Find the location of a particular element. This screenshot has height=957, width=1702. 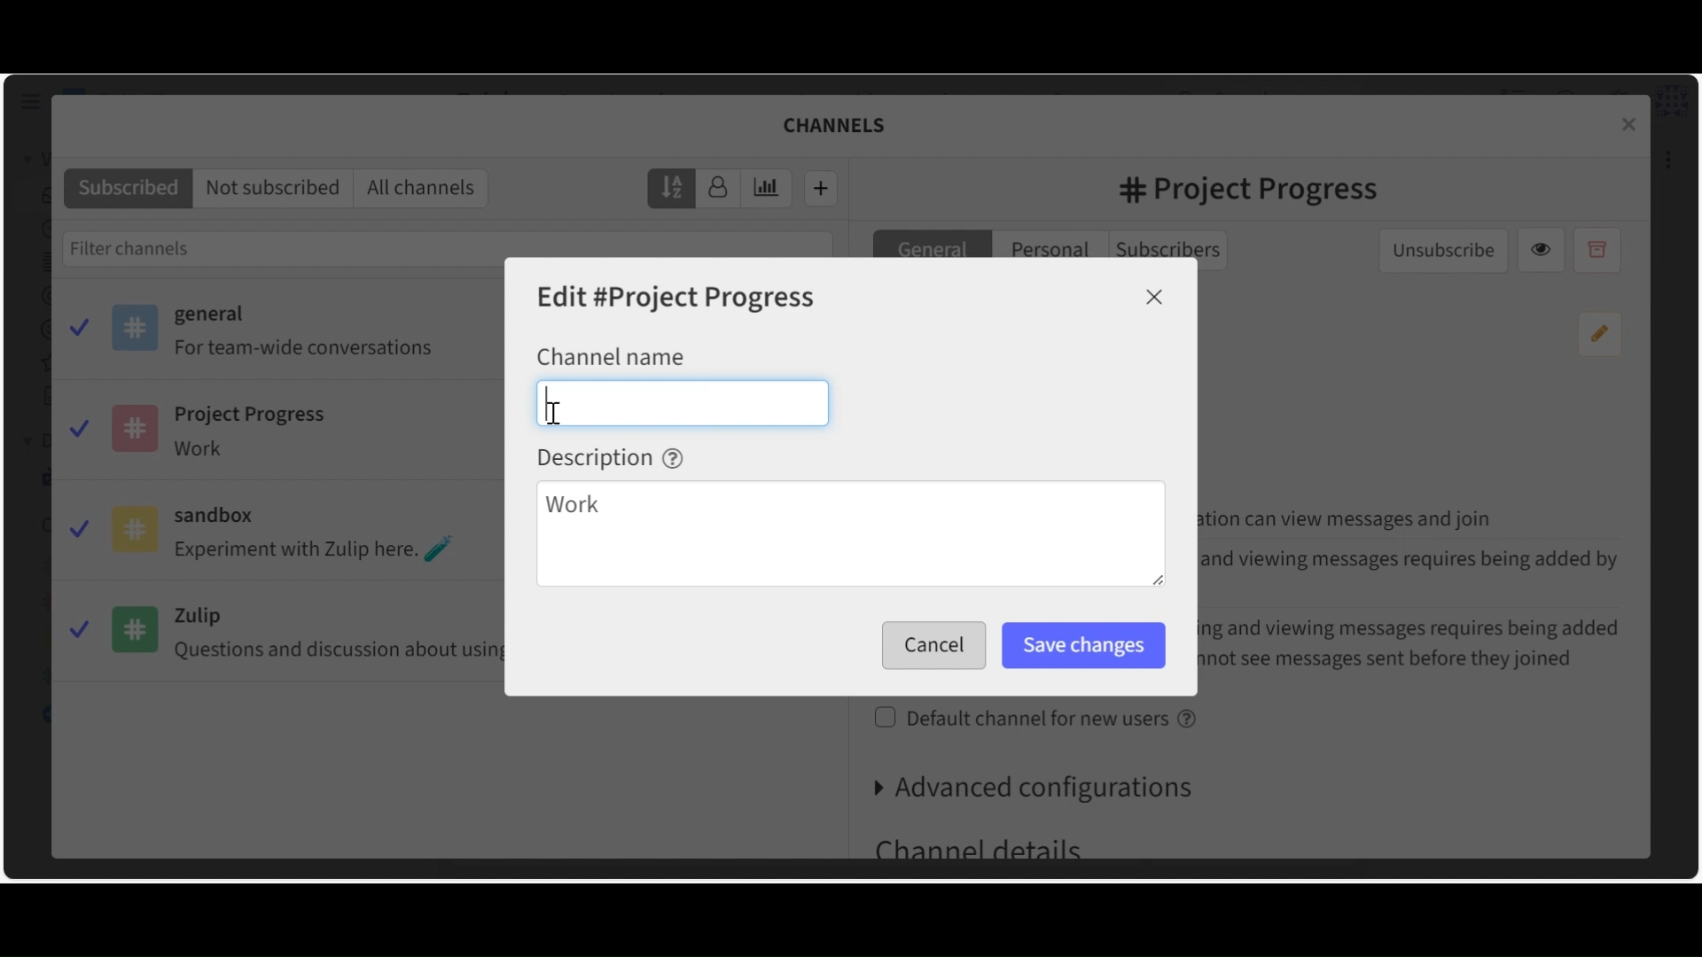

Close is located at coordinates (1155, 297).